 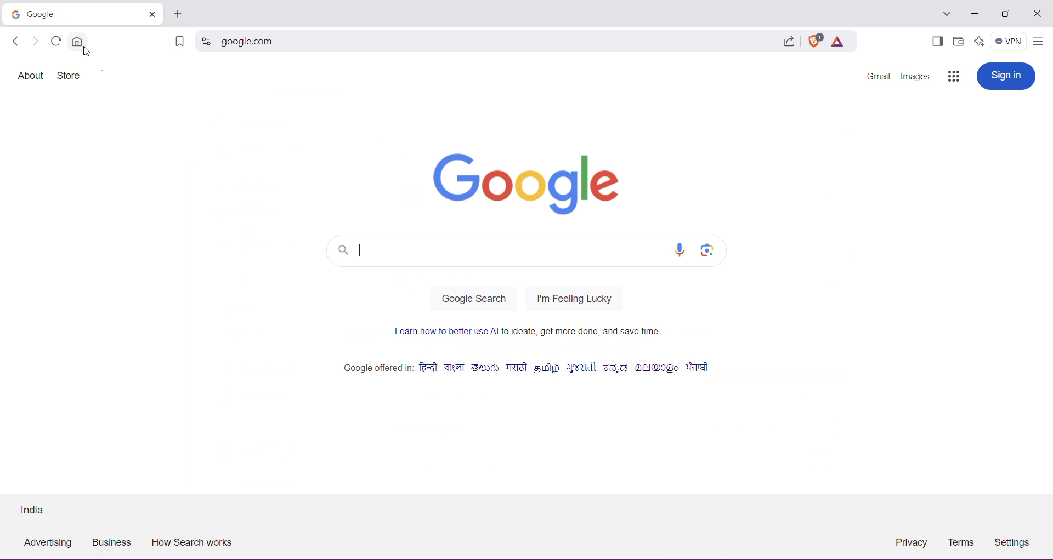 I want to click on text cursor, so click(x=360, y=247).